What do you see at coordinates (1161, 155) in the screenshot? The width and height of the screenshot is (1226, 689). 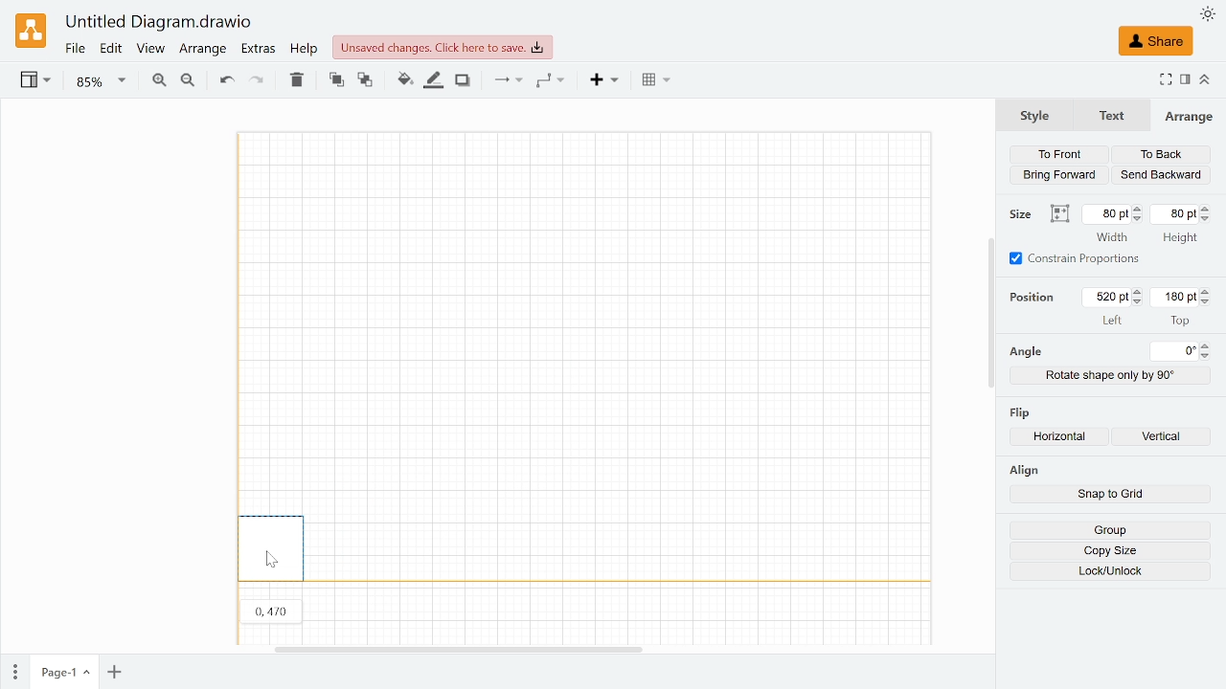 I see `To back` at bounding box center [1161, 155].